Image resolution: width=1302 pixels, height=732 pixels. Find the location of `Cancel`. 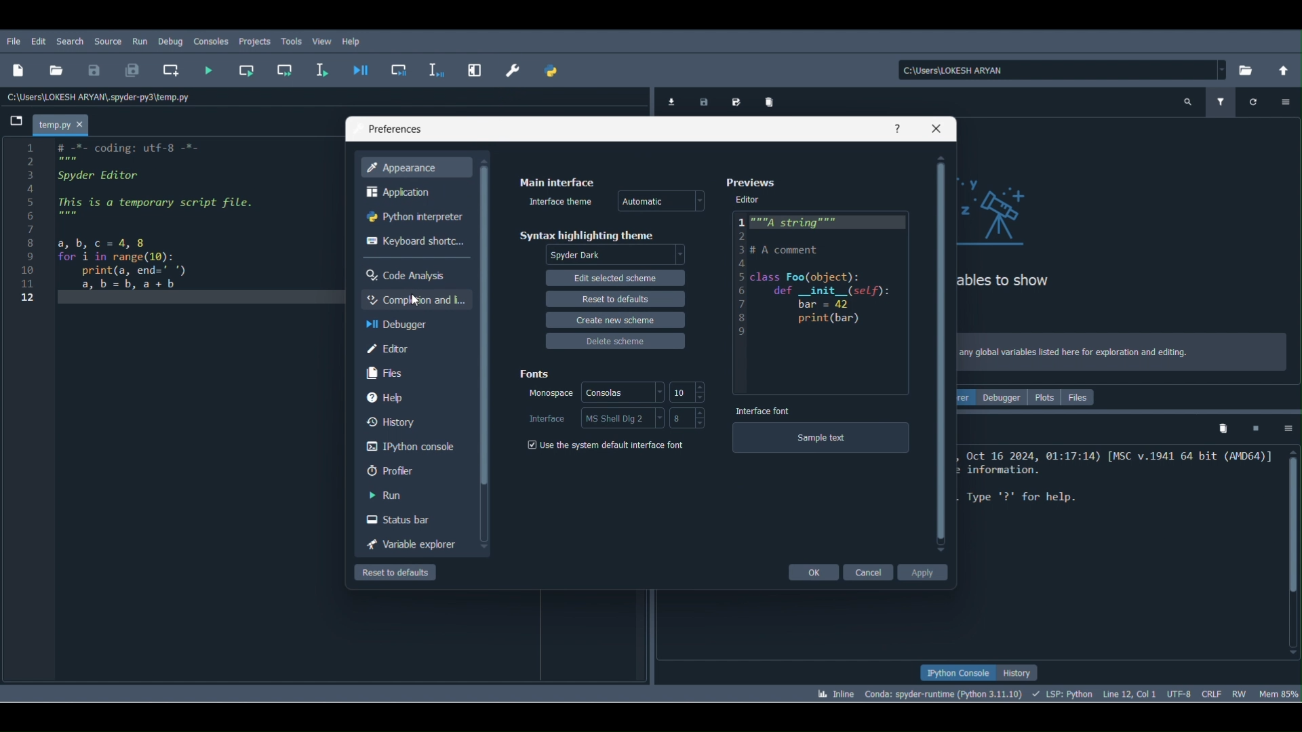

Cancel is located at coordinates (870, 573).